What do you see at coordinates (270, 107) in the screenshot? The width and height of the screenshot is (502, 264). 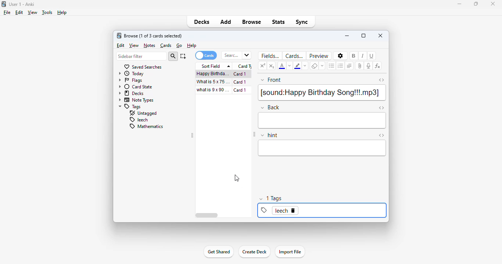 I see `back` at bounding box center [270, 107].